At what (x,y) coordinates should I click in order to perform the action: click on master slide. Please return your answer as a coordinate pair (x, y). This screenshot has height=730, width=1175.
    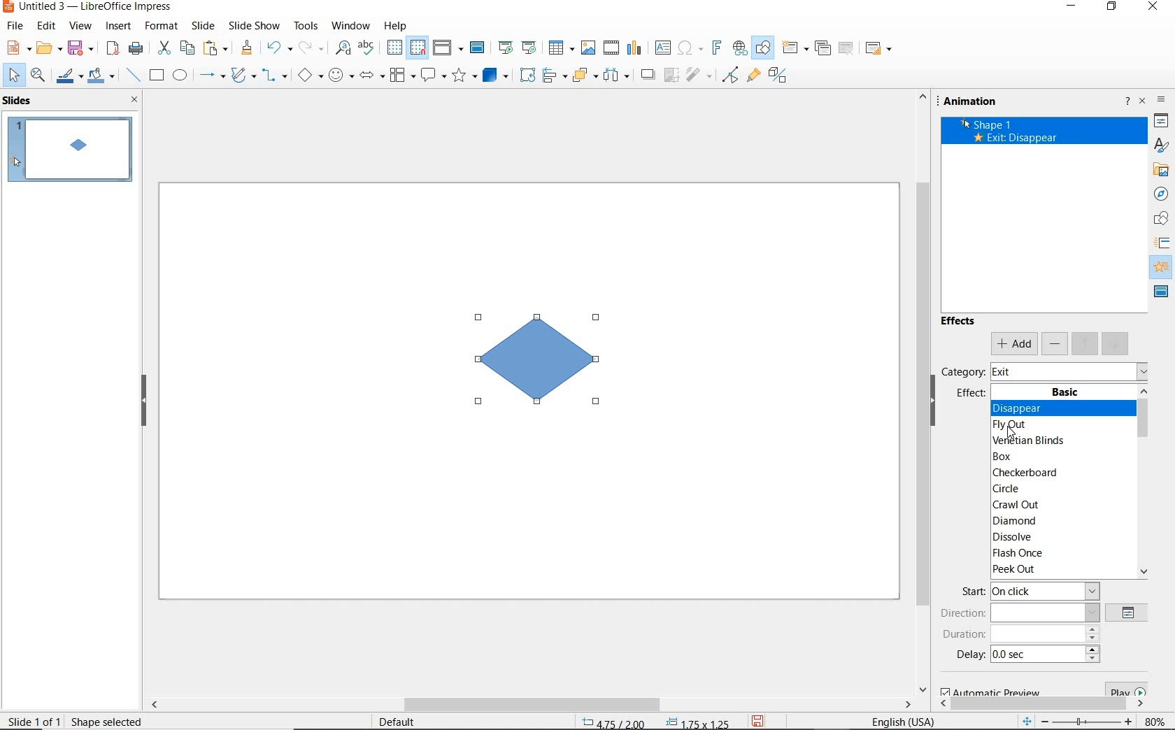
    Looking at the image, I should click on (1160, 293).